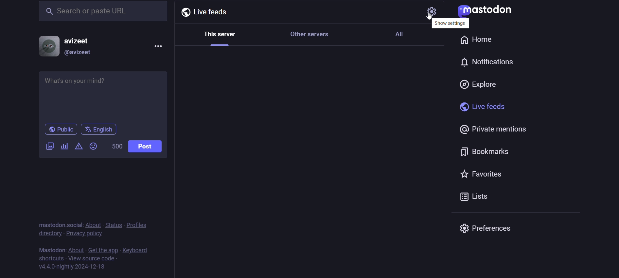 The width and height of the screenshot is (619, 278). Describe the element at coordinates (160, 46) in the screenshot. I see `menu` at that location.